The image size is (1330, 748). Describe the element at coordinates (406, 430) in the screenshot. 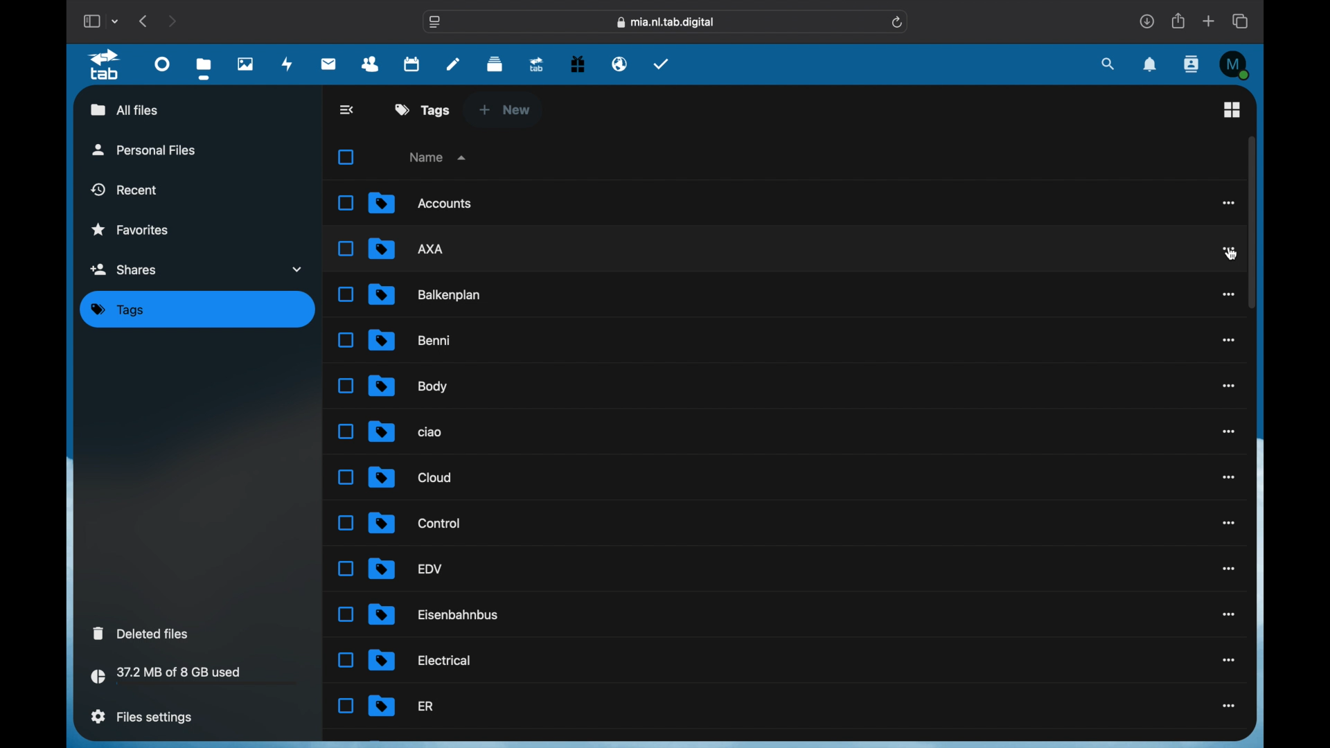

I see `file` at that location.